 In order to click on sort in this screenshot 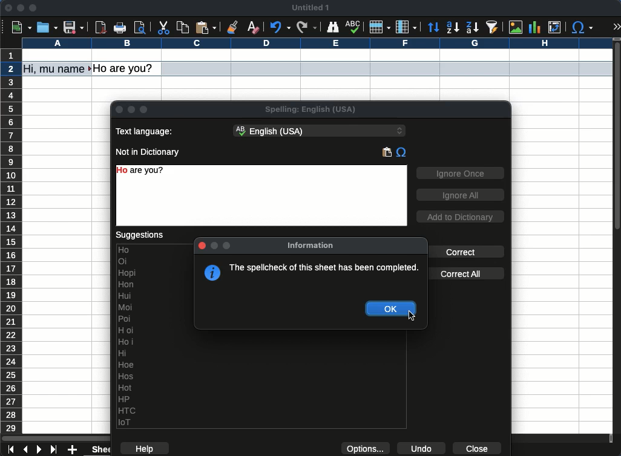, I will do `click(493, 27)`.